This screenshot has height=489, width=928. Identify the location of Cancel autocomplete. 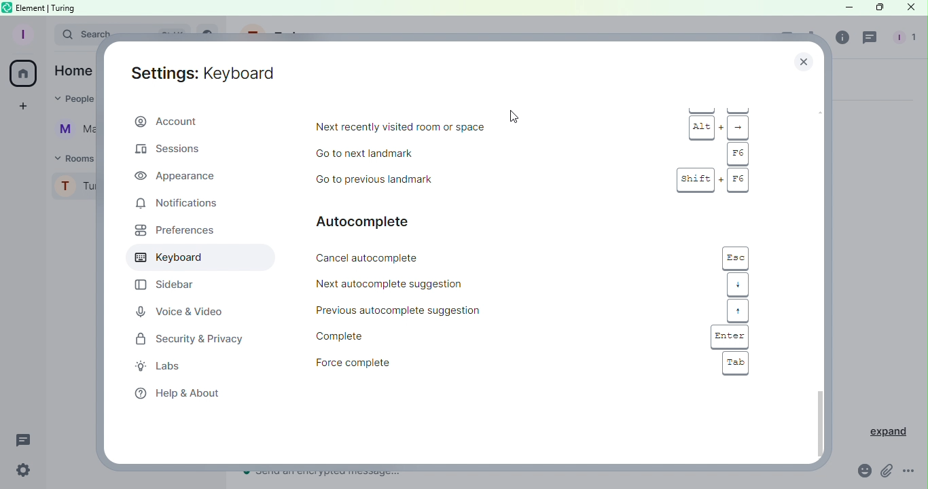
(452, 258).